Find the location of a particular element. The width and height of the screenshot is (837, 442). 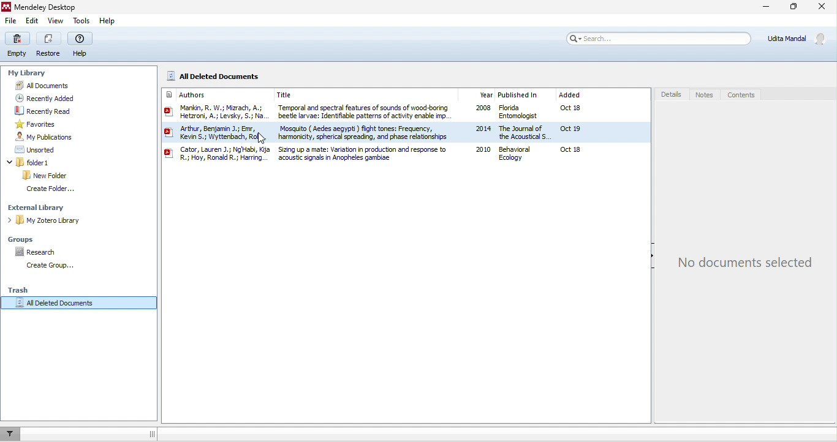

filter is located at coordinates (9, 433).